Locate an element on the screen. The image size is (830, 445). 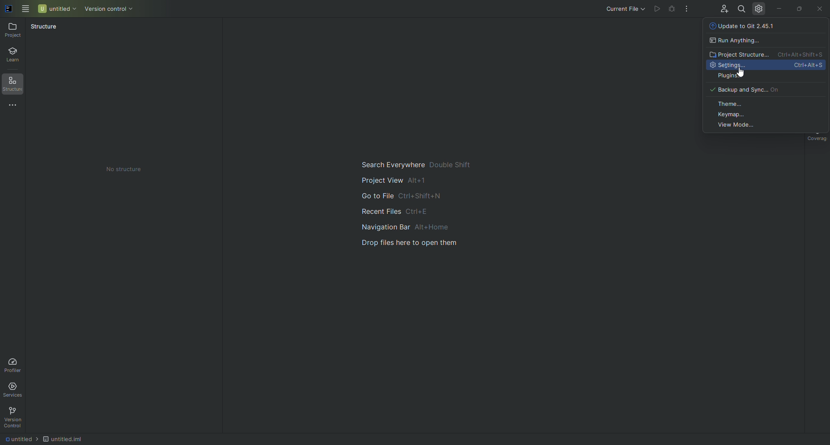
Version control is located at coordinates (112, 10).